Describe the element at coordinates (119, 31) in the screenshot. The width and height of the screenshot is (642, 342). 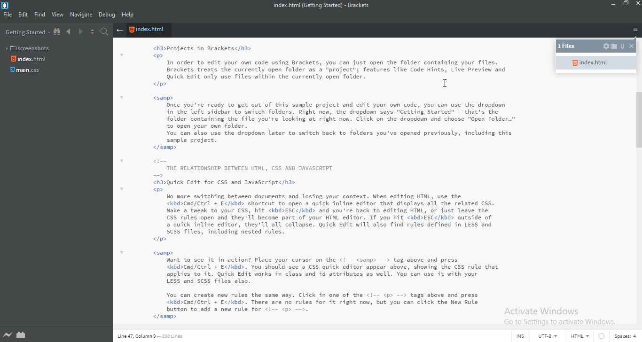
I see `close menu` at that location.